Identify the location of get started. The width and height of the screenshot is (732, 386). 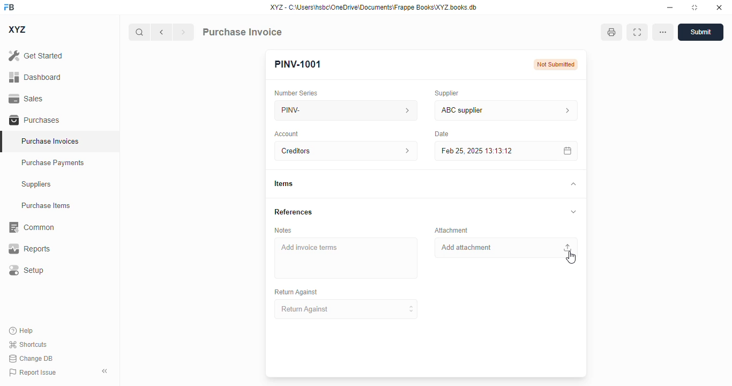
(36, 55).